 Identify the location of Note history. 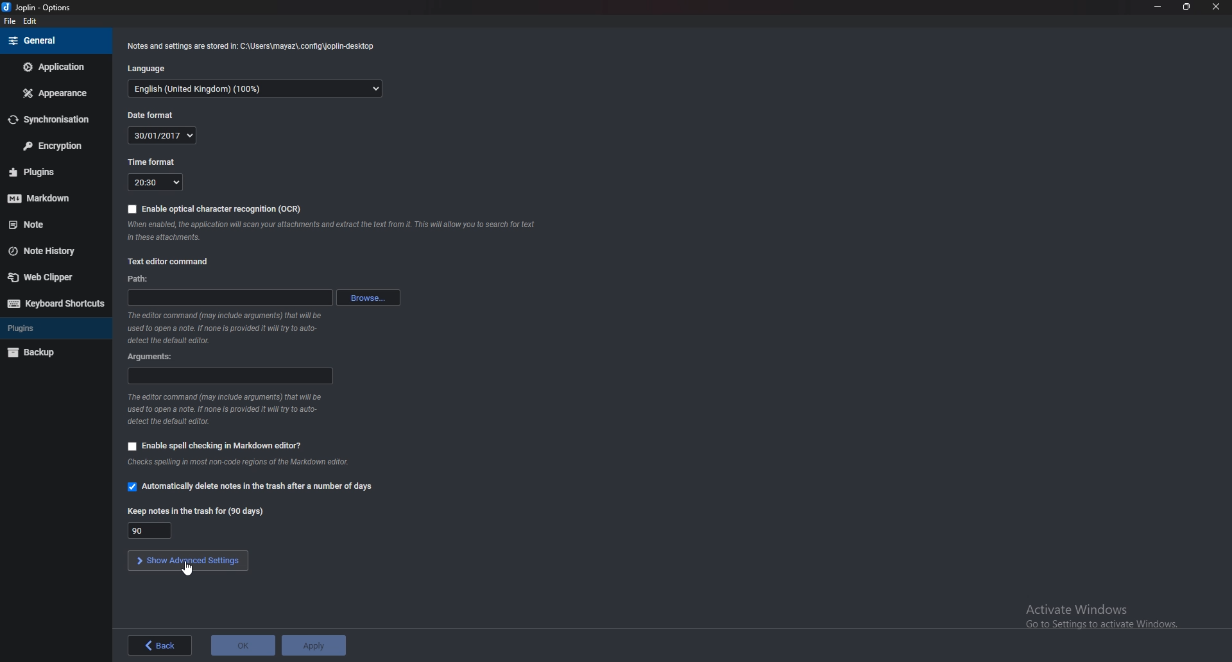
(51, 250).